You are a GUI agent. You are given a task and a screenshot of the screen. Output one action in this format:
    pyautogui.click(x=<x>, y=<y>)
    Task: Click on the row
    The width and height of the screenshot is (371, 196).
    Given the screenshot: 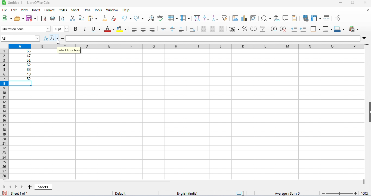 What is the action you would take?
    pyautogui.click(x=172, y=18)
    